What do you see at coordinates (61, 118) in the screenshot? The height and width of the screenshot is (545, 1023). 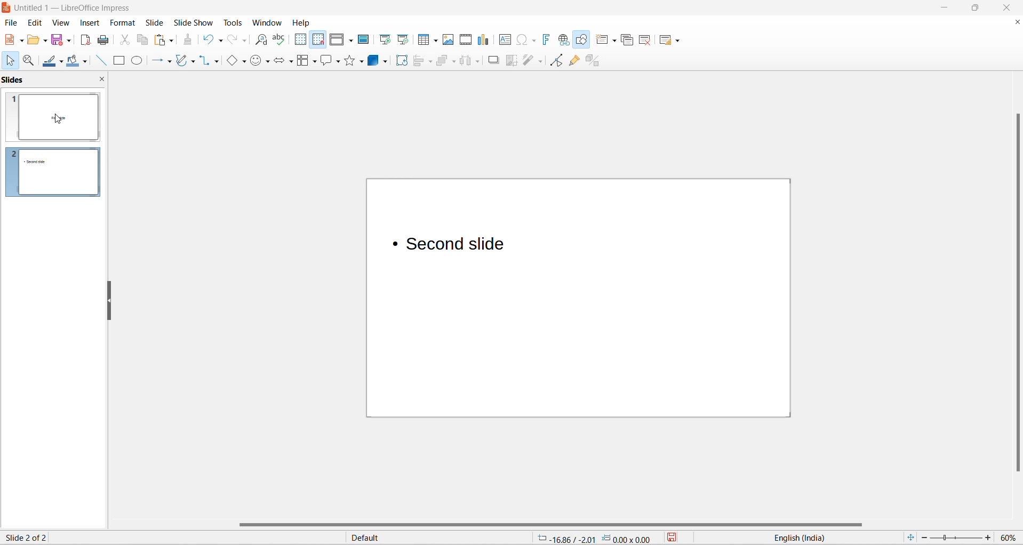 I see `cursor` at bounding box center [61, 118].